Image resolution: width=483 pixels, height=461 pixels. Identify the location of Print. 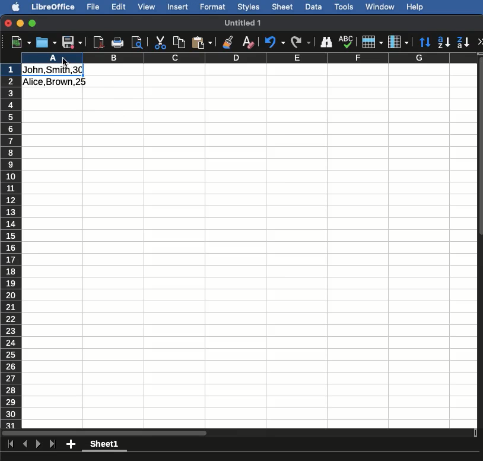
(117, 41).